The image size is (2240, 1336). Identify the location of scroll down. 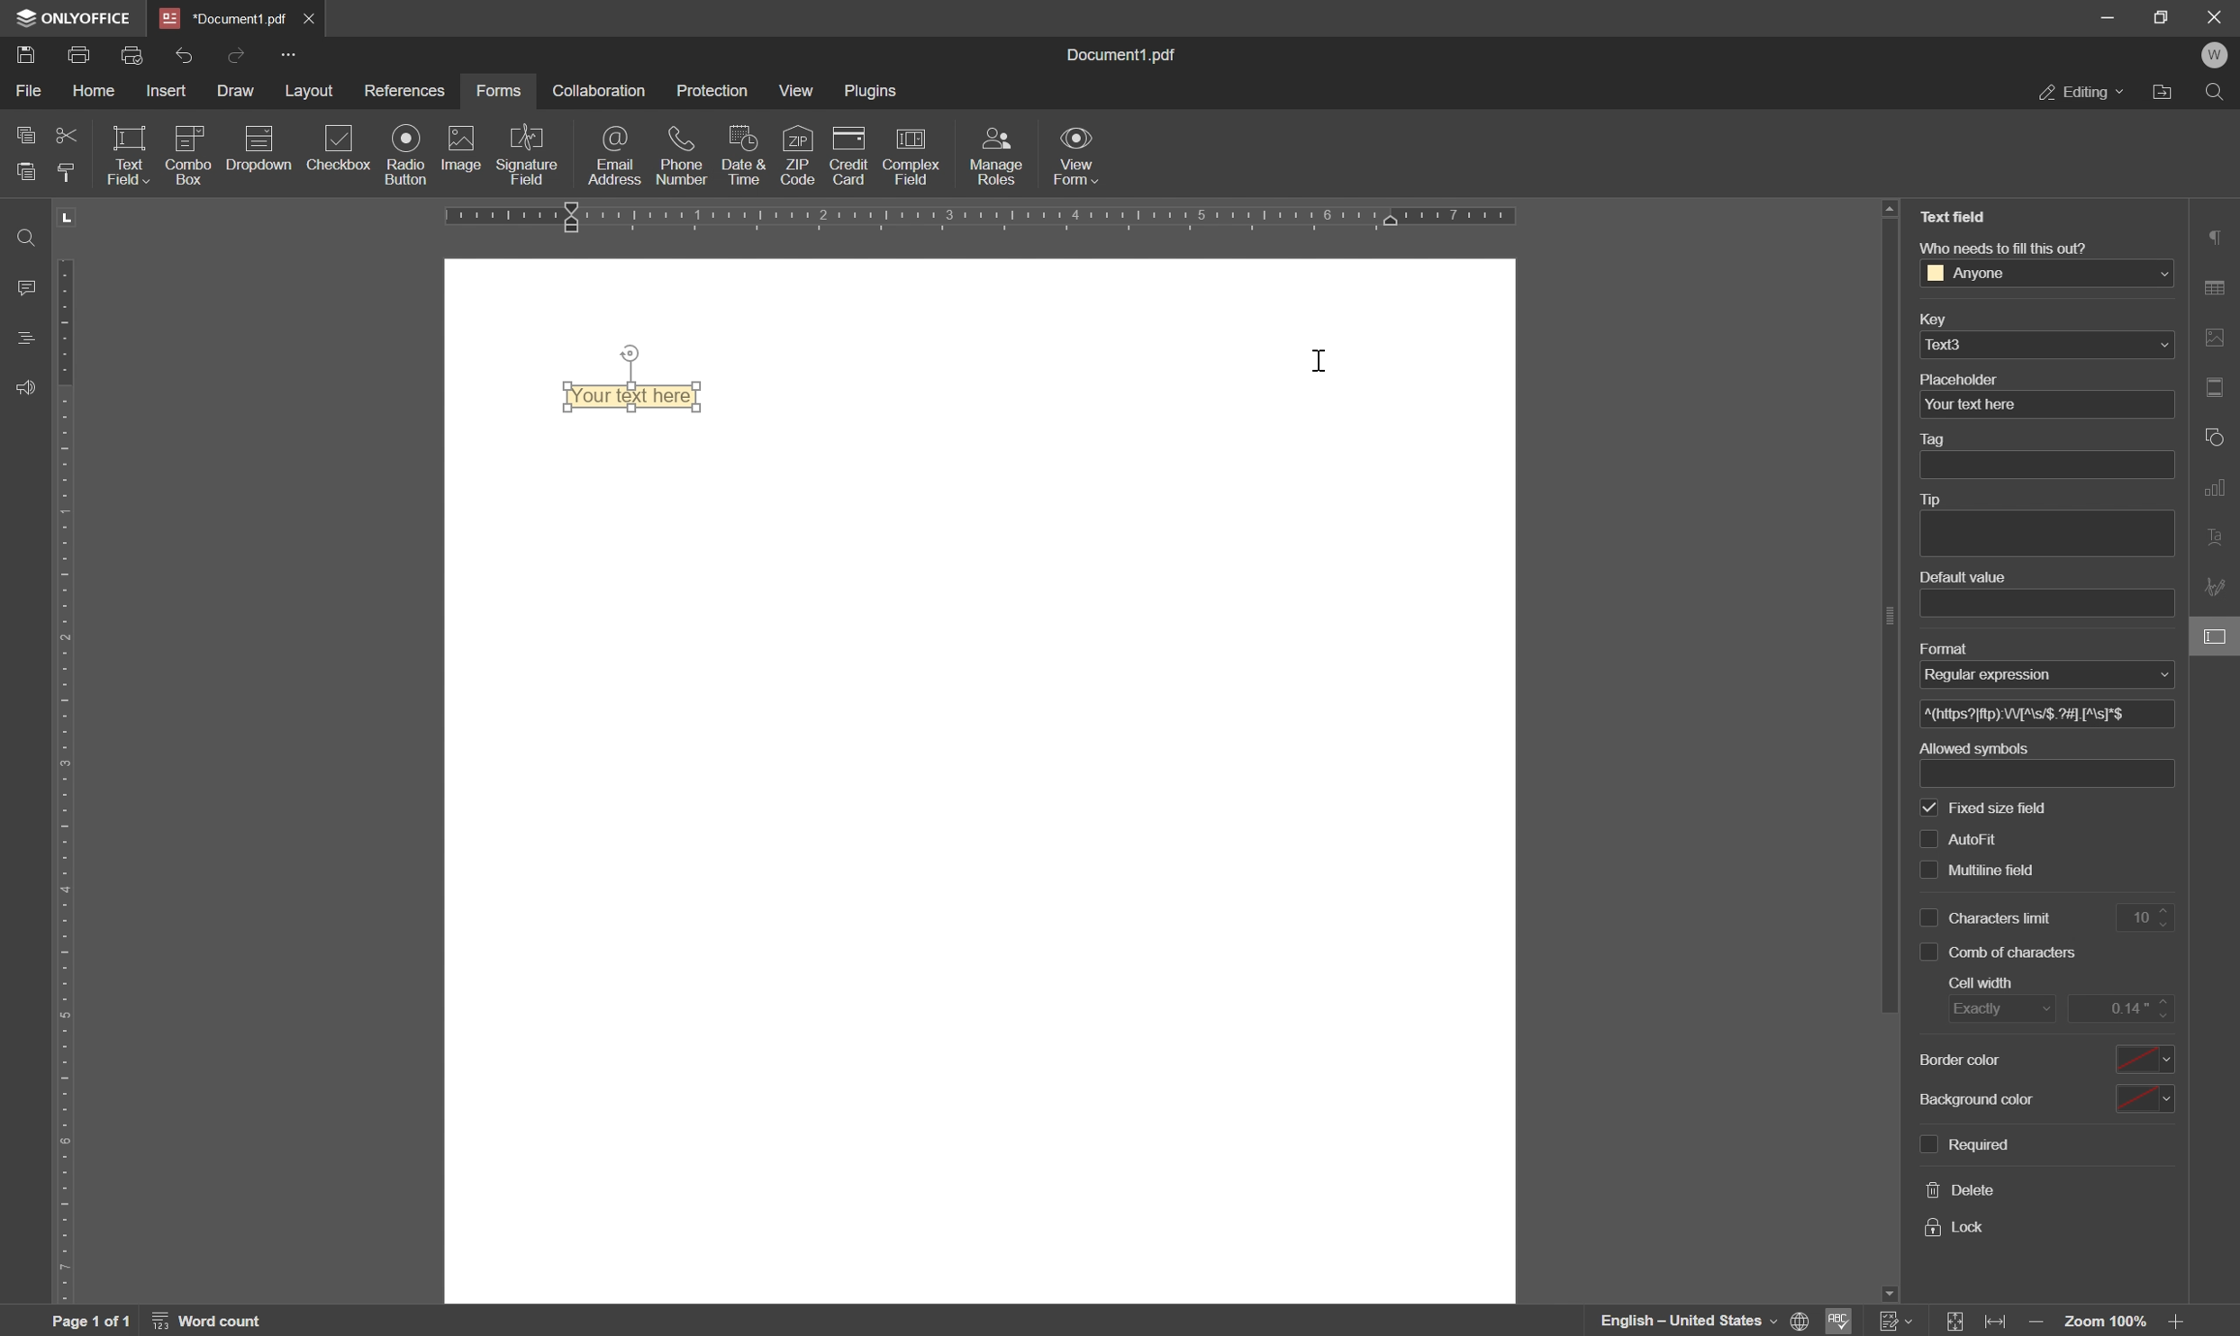
(1886, 1290).